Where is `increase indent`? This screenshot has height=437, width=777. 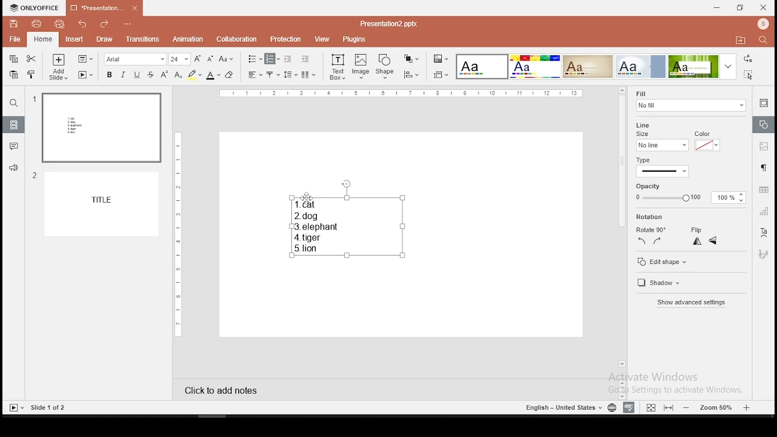
increase indent is located at coordinates (305, 58).